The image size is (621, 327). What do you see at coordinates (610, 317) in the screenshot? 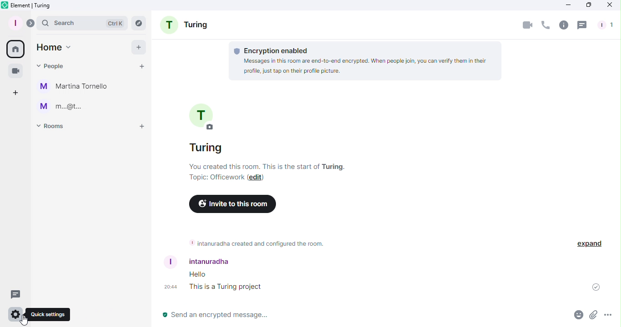
I see `More options` at bounding box center [610, 317].